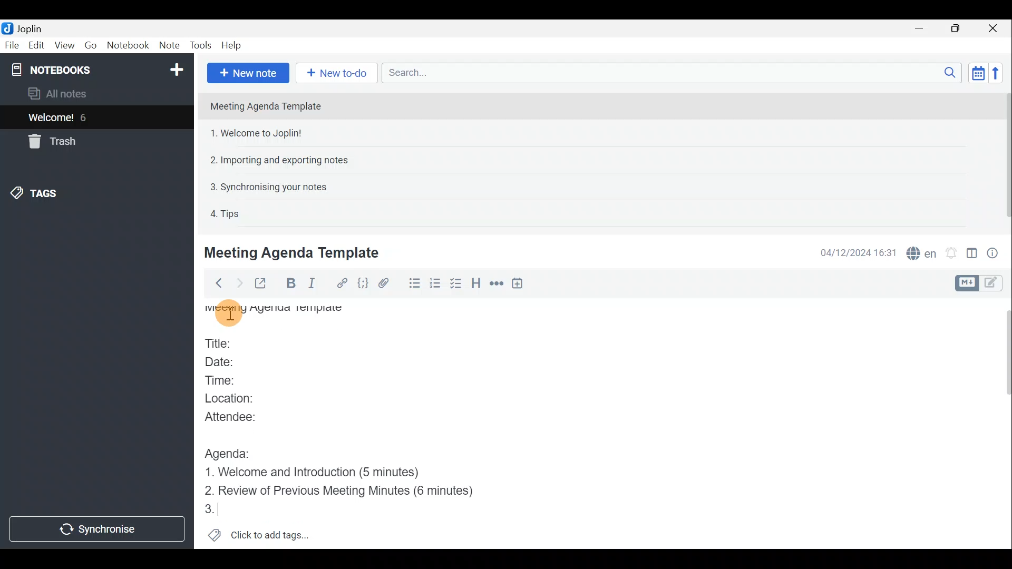  I want to click on Edit, so click(37, 46).